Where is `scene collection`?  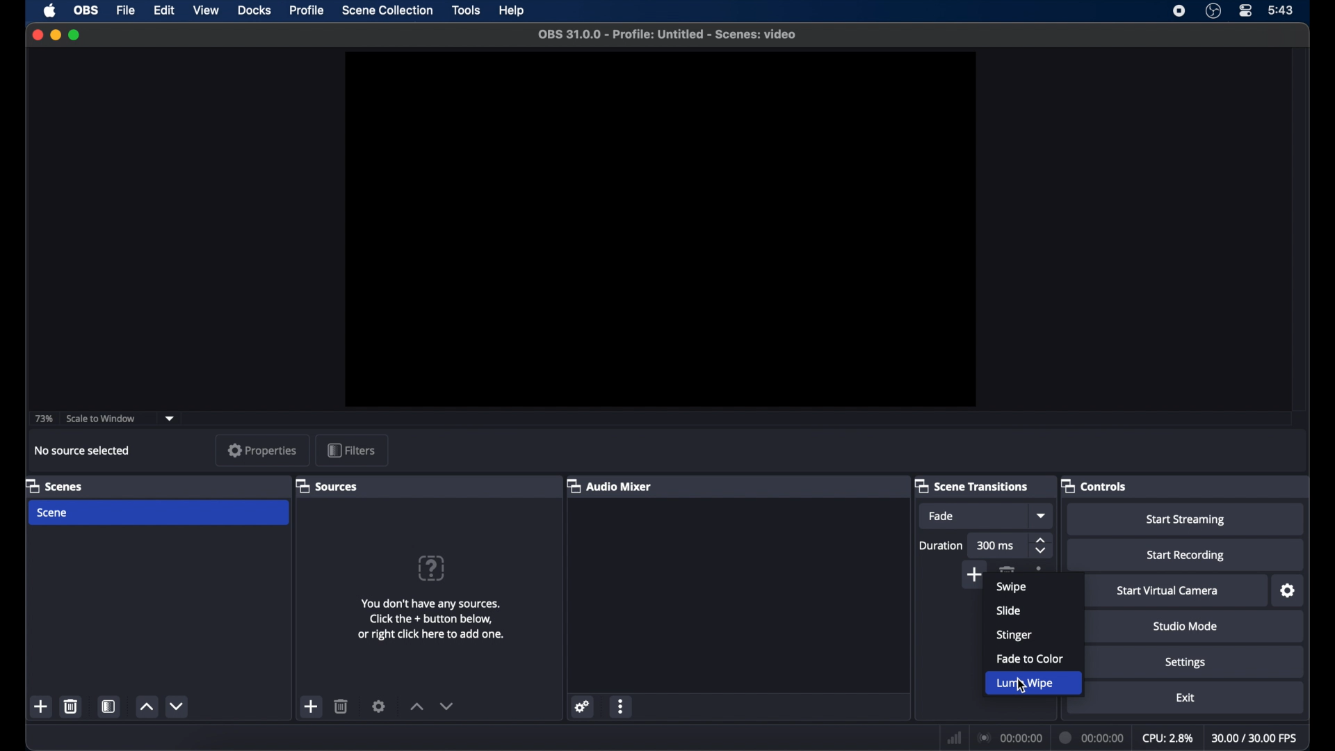 scene collection is located at coordinates (388, 10).